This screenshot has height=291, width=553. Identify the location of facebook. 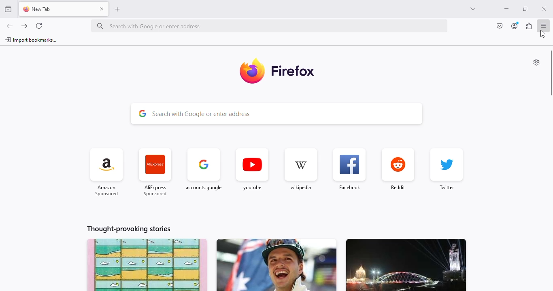
(349, 170).